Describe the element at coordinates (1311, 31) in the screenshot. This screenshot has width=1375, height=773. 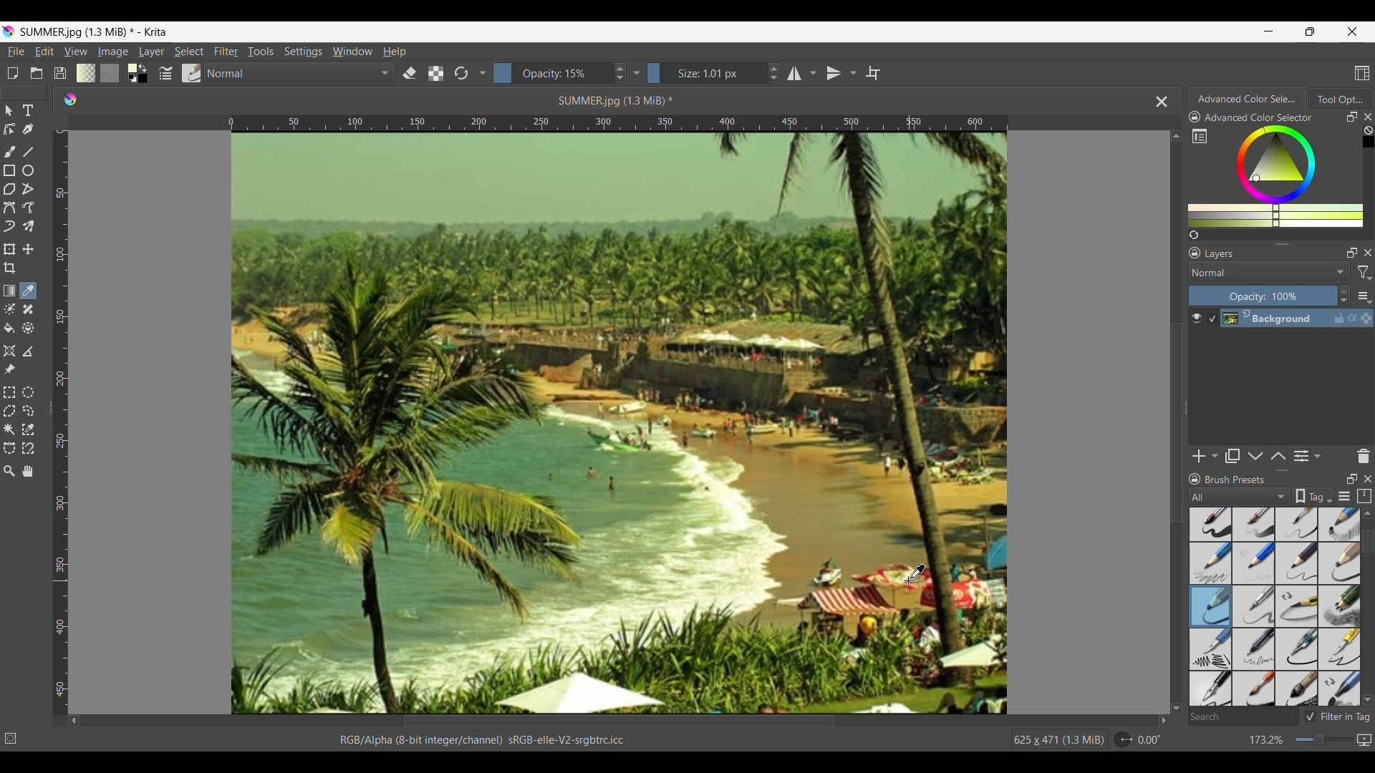
I see `Show interface in smaller tab` at that location.